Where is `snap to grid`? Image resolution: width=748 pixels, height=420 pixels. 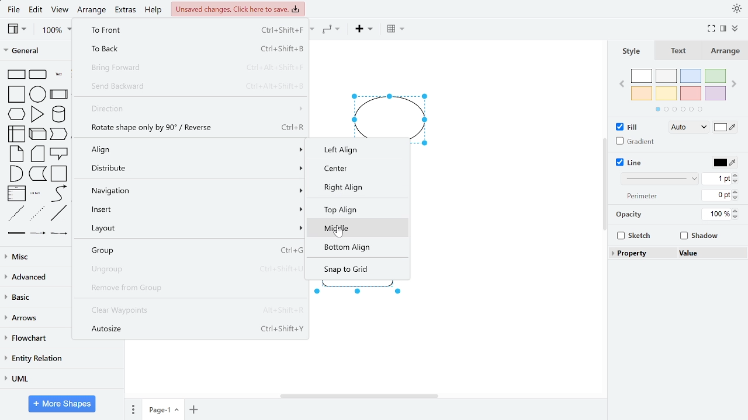
snap to grid is located at coordinates (358, 269).